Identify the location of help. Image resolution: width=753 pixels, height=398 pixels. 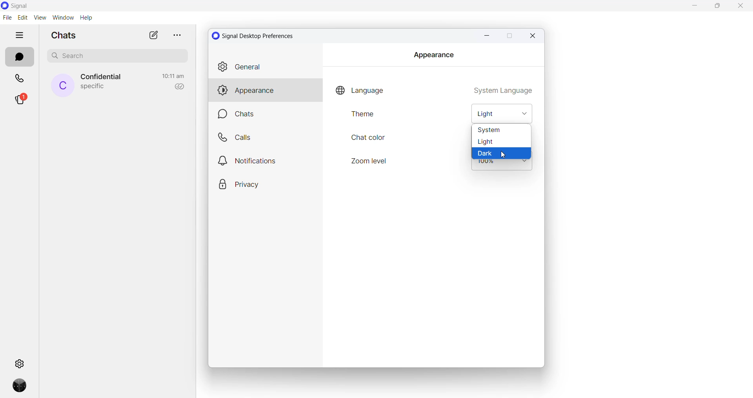
(86, 18).